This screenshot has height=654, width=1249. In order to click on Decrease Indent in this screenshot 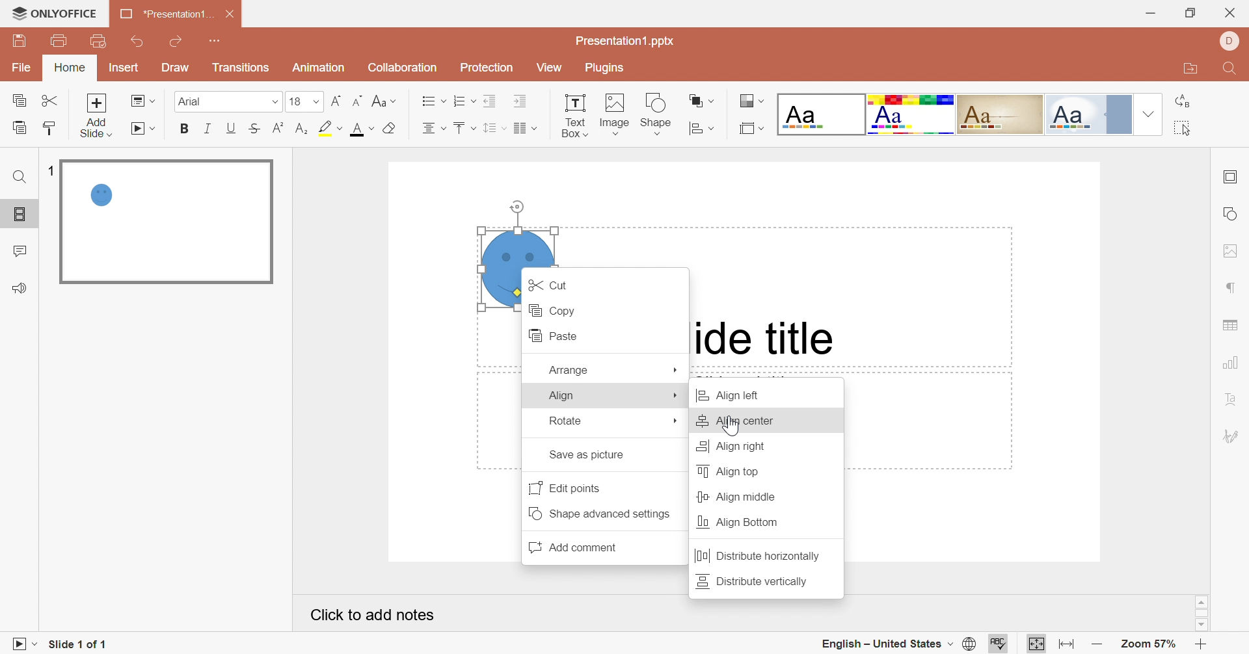, I will do `click(492, 100)`.